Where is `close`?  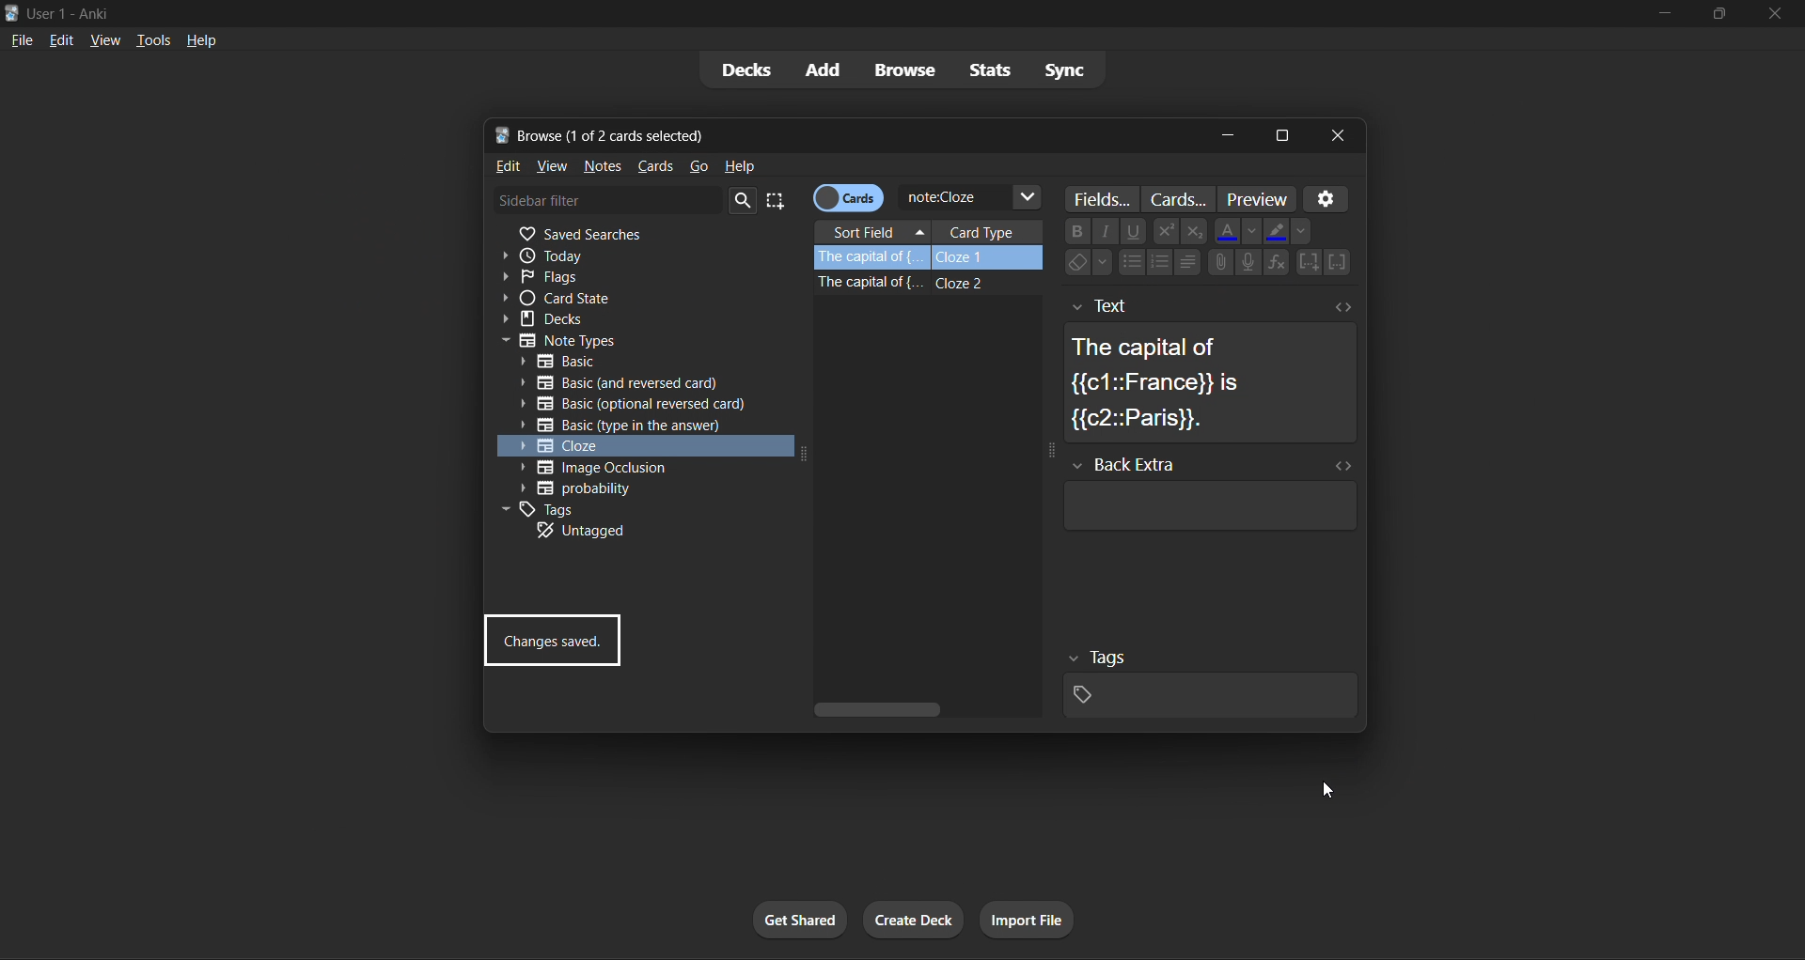 close is located at coordinates (1341, 135).